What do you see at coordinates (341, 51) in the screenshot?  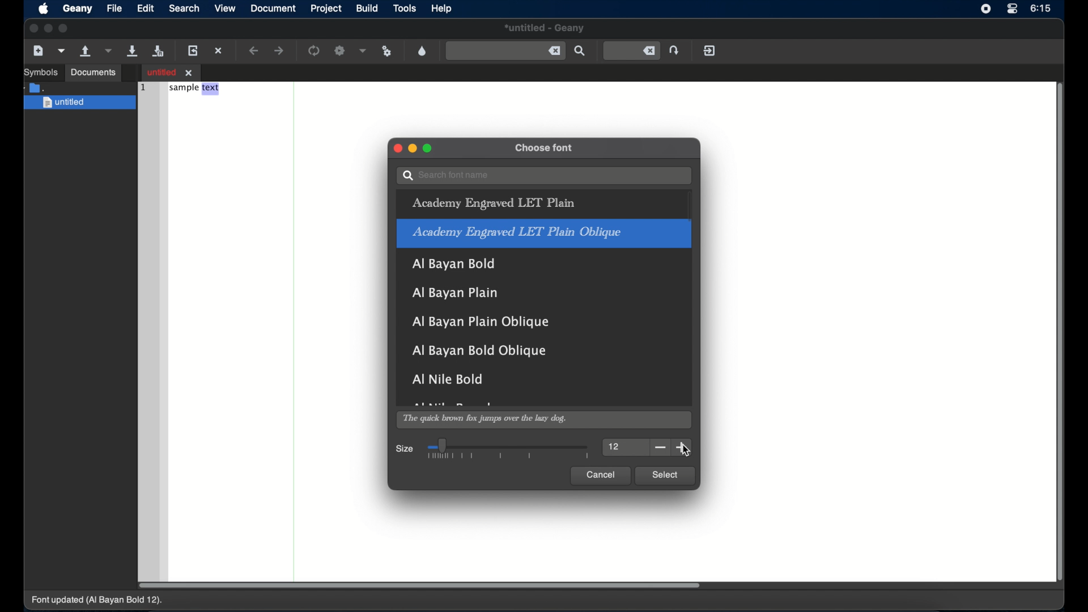 I see `build the current file` at bounding box center [341, 51].